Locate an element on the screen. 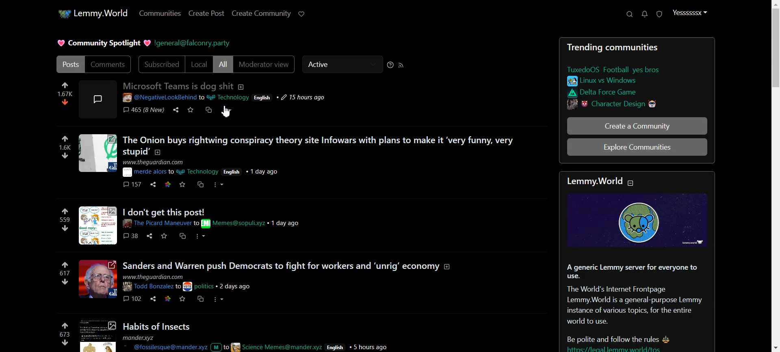 The image size is (780, 352). post is located at coordinates (236, 93).